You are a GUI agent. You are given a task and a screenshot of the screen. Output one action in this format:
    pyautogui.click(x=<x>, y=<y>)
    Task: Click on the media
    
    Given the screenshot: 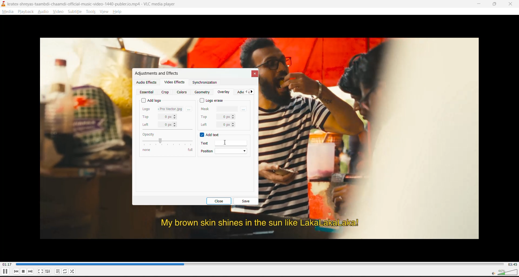 What is the action you would take?
    pyautogui.click(x=8, y=13)
    